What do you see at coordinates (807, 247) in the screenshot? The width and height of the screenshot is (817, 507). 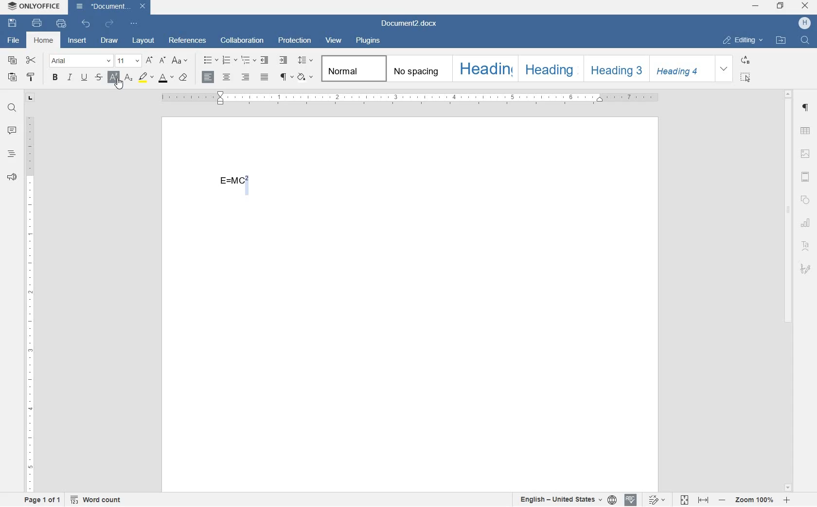 I see `text art` at bounding box center [807, 247].